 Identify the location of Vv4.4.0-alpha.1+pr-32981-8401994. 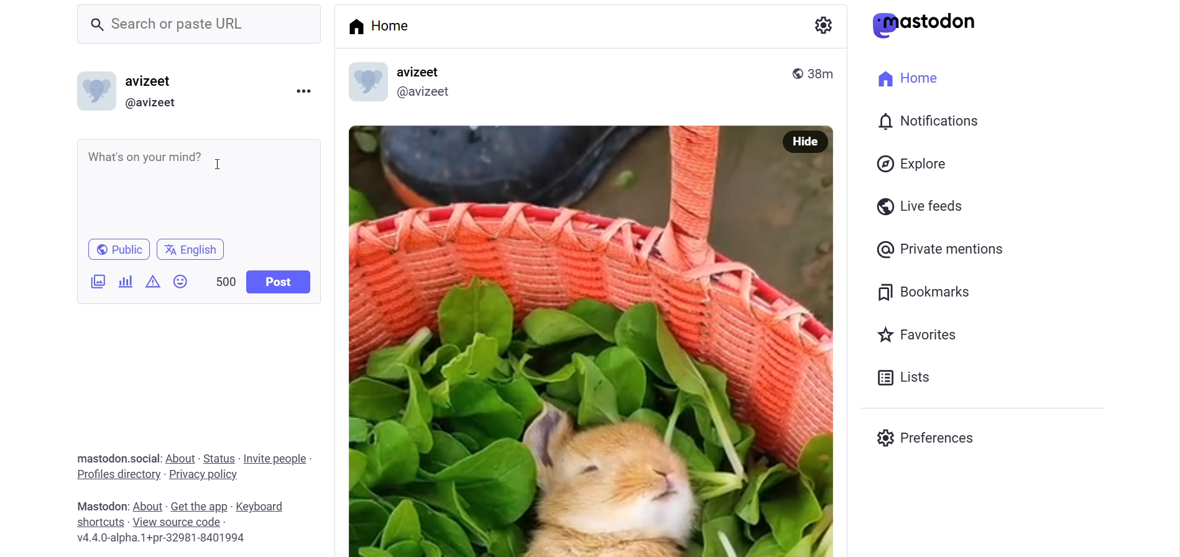
(171, 539).